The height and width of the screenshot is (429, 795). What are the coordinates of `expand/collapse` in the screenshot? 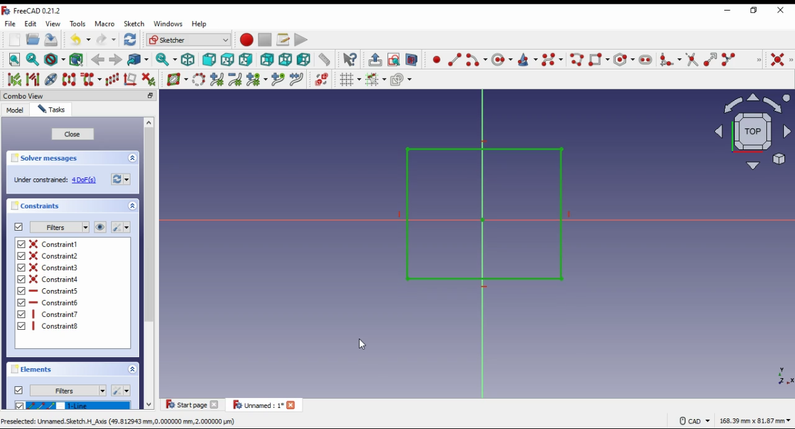 It's located at (132, 369).